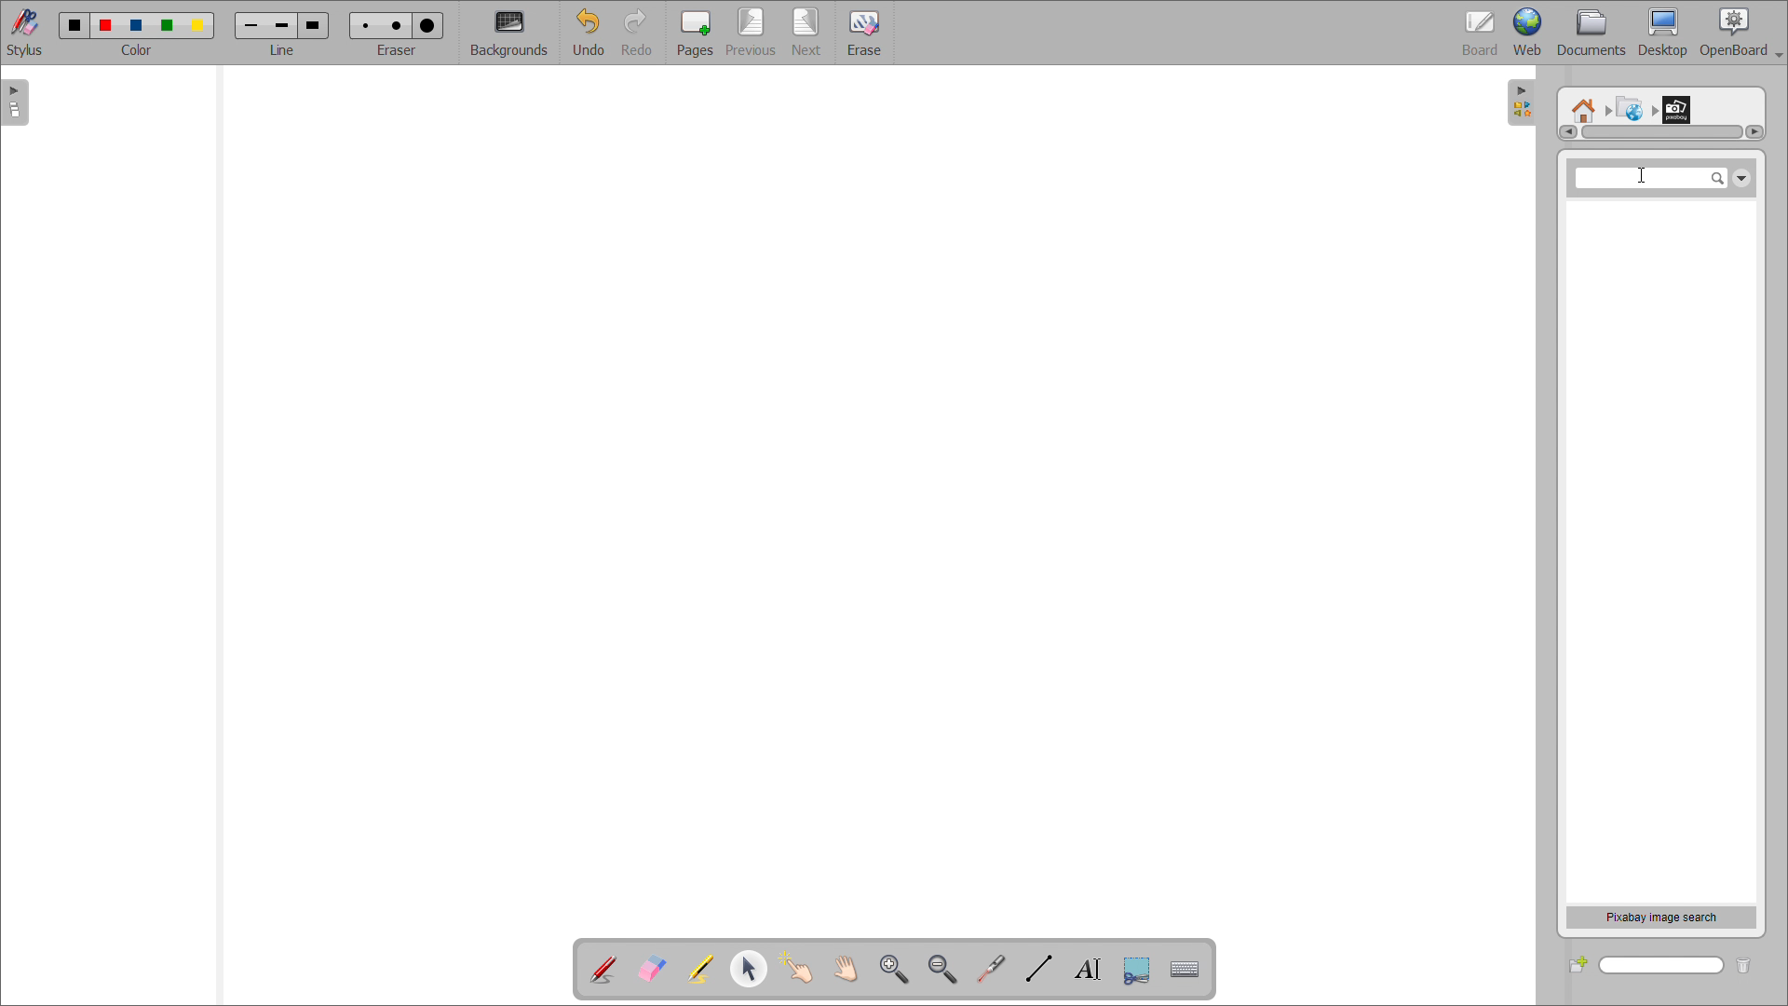  I want to click on Large line, so click(315, 24).